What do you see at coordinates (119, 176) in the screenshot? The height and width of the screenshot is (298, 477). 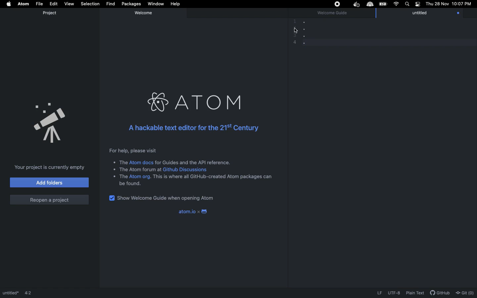 I see `Text` at bounding box center [119, 176].